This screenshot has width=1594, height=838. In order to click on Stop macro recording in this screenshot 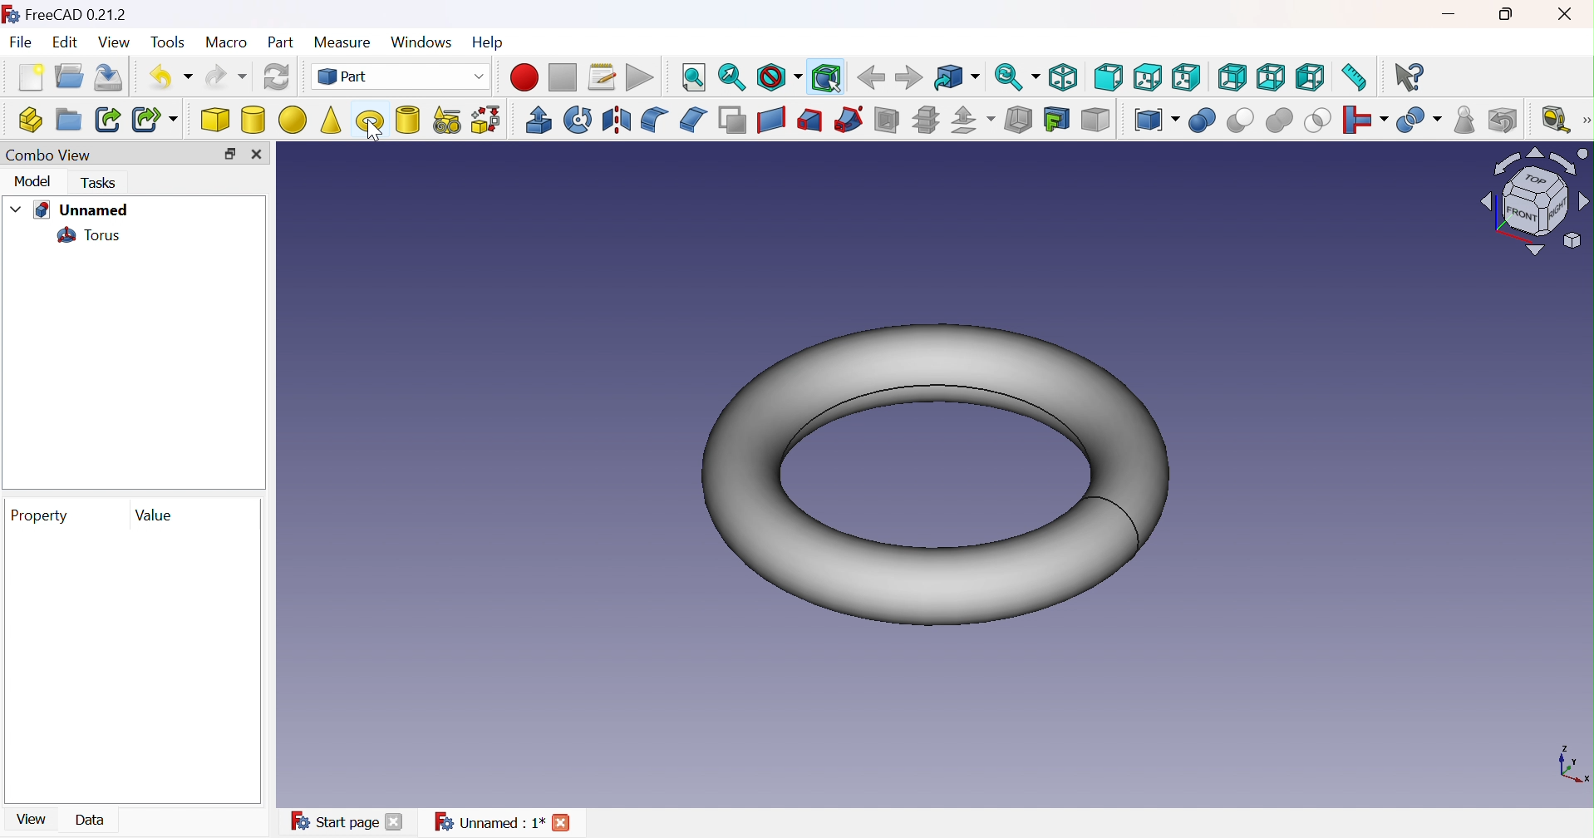, I will do `click(563, 77)`.